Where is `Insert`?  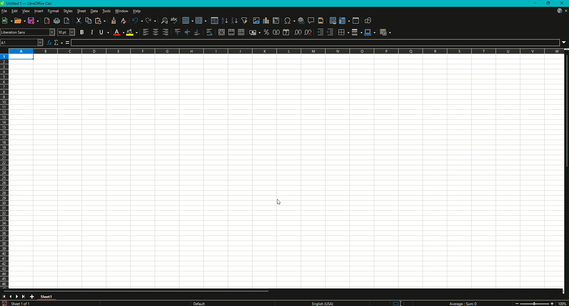
Insert is located at coordinates (39, 11).